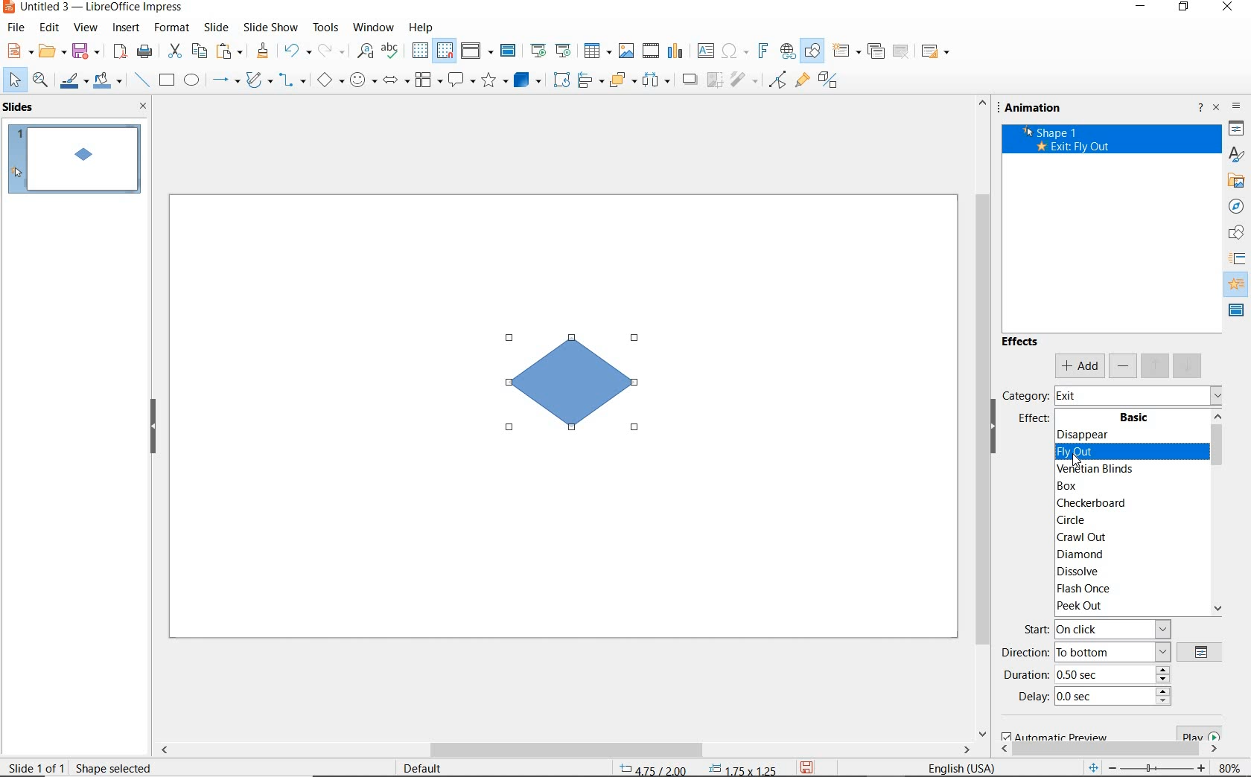 This screenshot has height=777, width=1251. I want to click on add, so click(1080, 366).